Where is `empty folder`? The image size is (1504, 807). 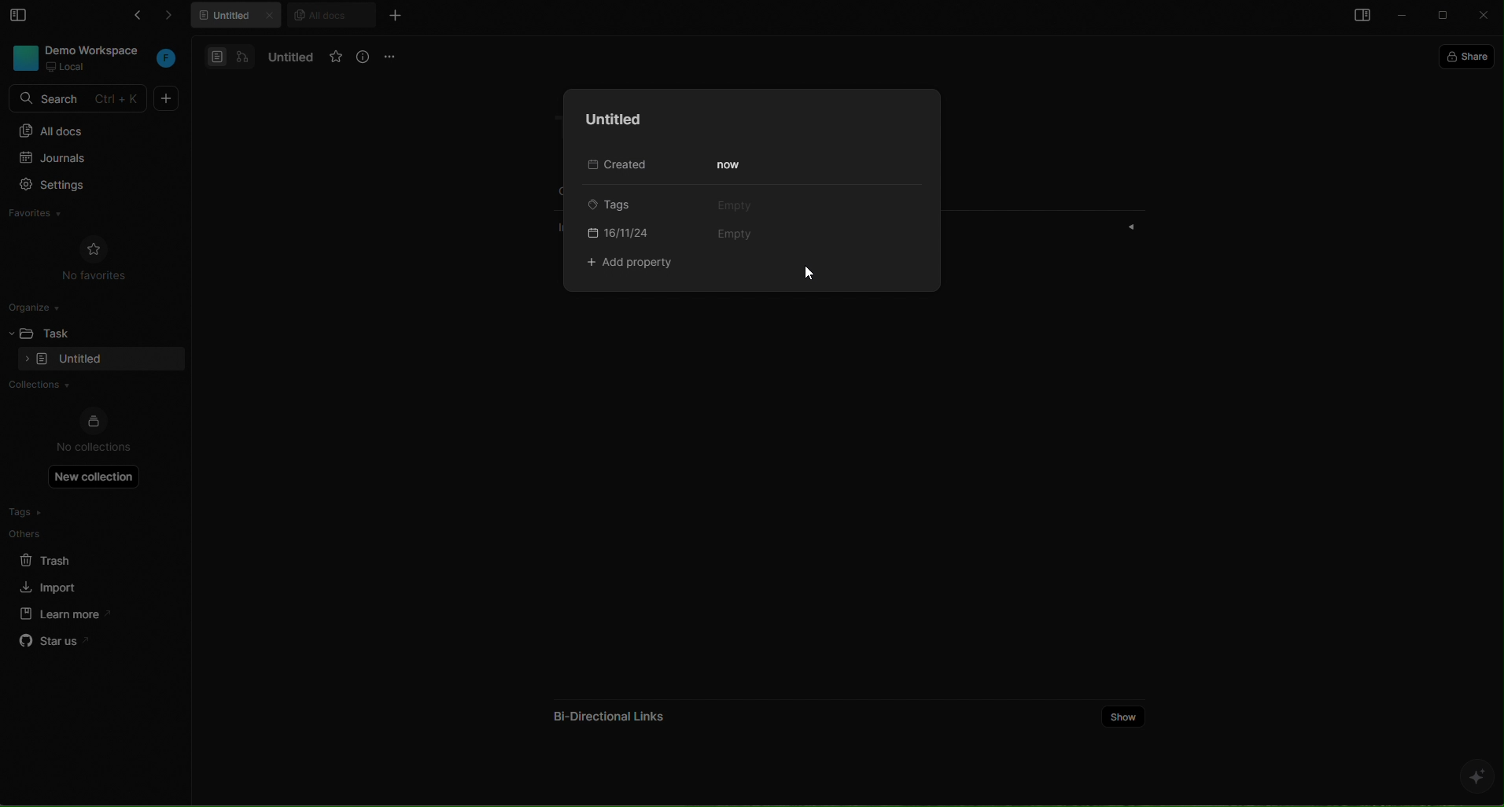 empty folder is located at coordinates (81, 360).